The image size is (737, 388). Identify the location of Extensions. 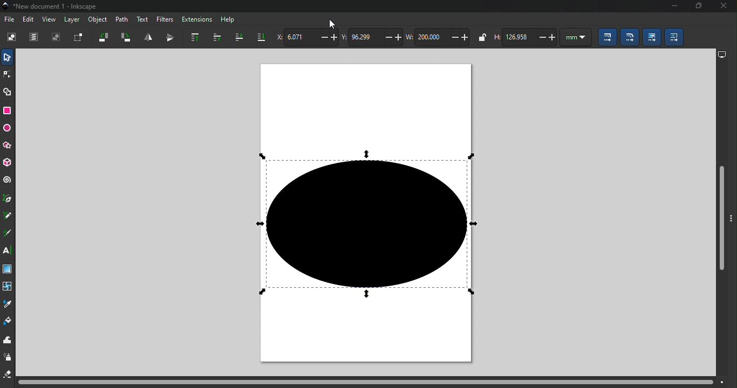
(197, 19).